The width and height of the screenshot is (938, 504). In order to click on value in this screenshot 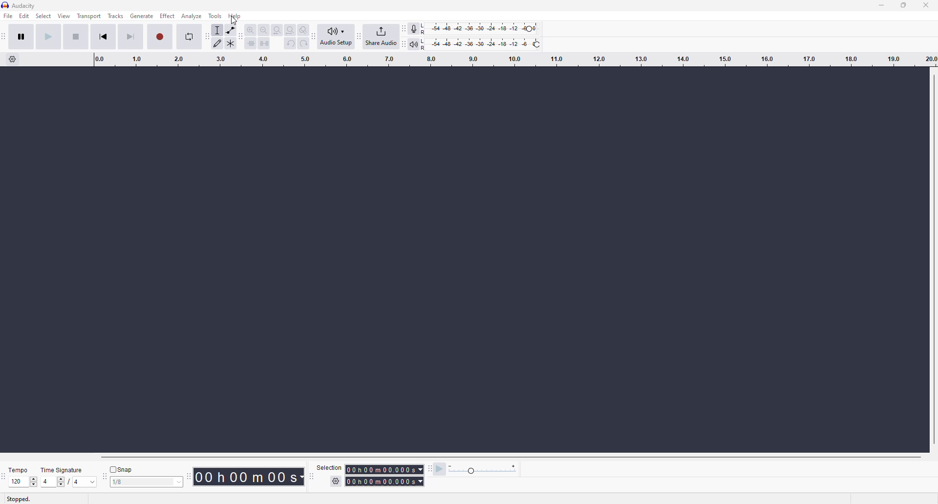, I will do `click(141, 482)`.